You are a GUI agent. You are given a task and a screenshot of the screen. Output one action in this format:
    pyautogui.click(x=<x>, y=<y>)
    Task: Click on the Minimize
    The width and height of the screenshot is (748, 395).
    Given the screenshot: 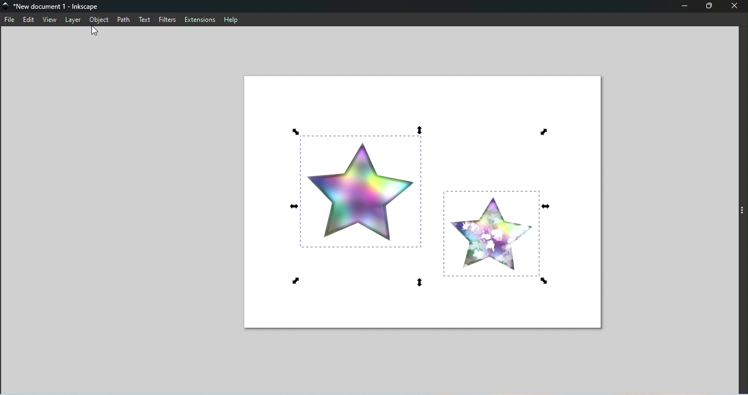 What is the action you would take?
    pyautogui.click(x=685, y=6)
    